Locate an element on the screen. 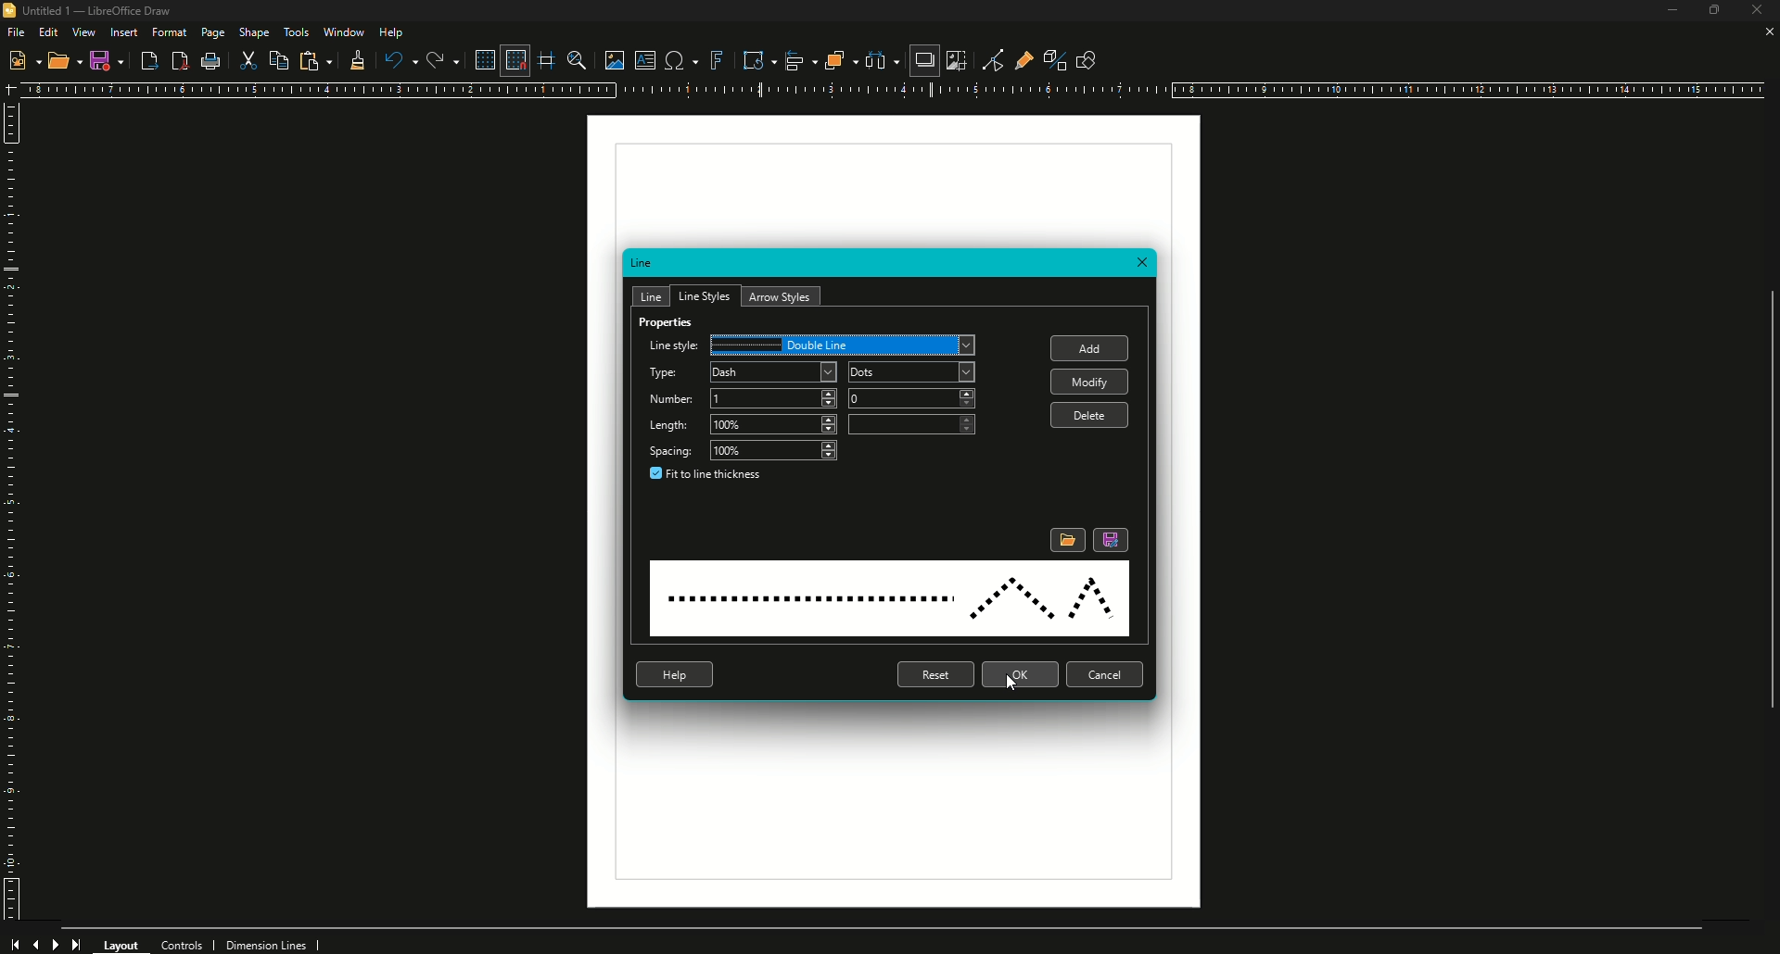 This screenshot has height=954, width=1780. Modify is located at coordinates (1087, 382).